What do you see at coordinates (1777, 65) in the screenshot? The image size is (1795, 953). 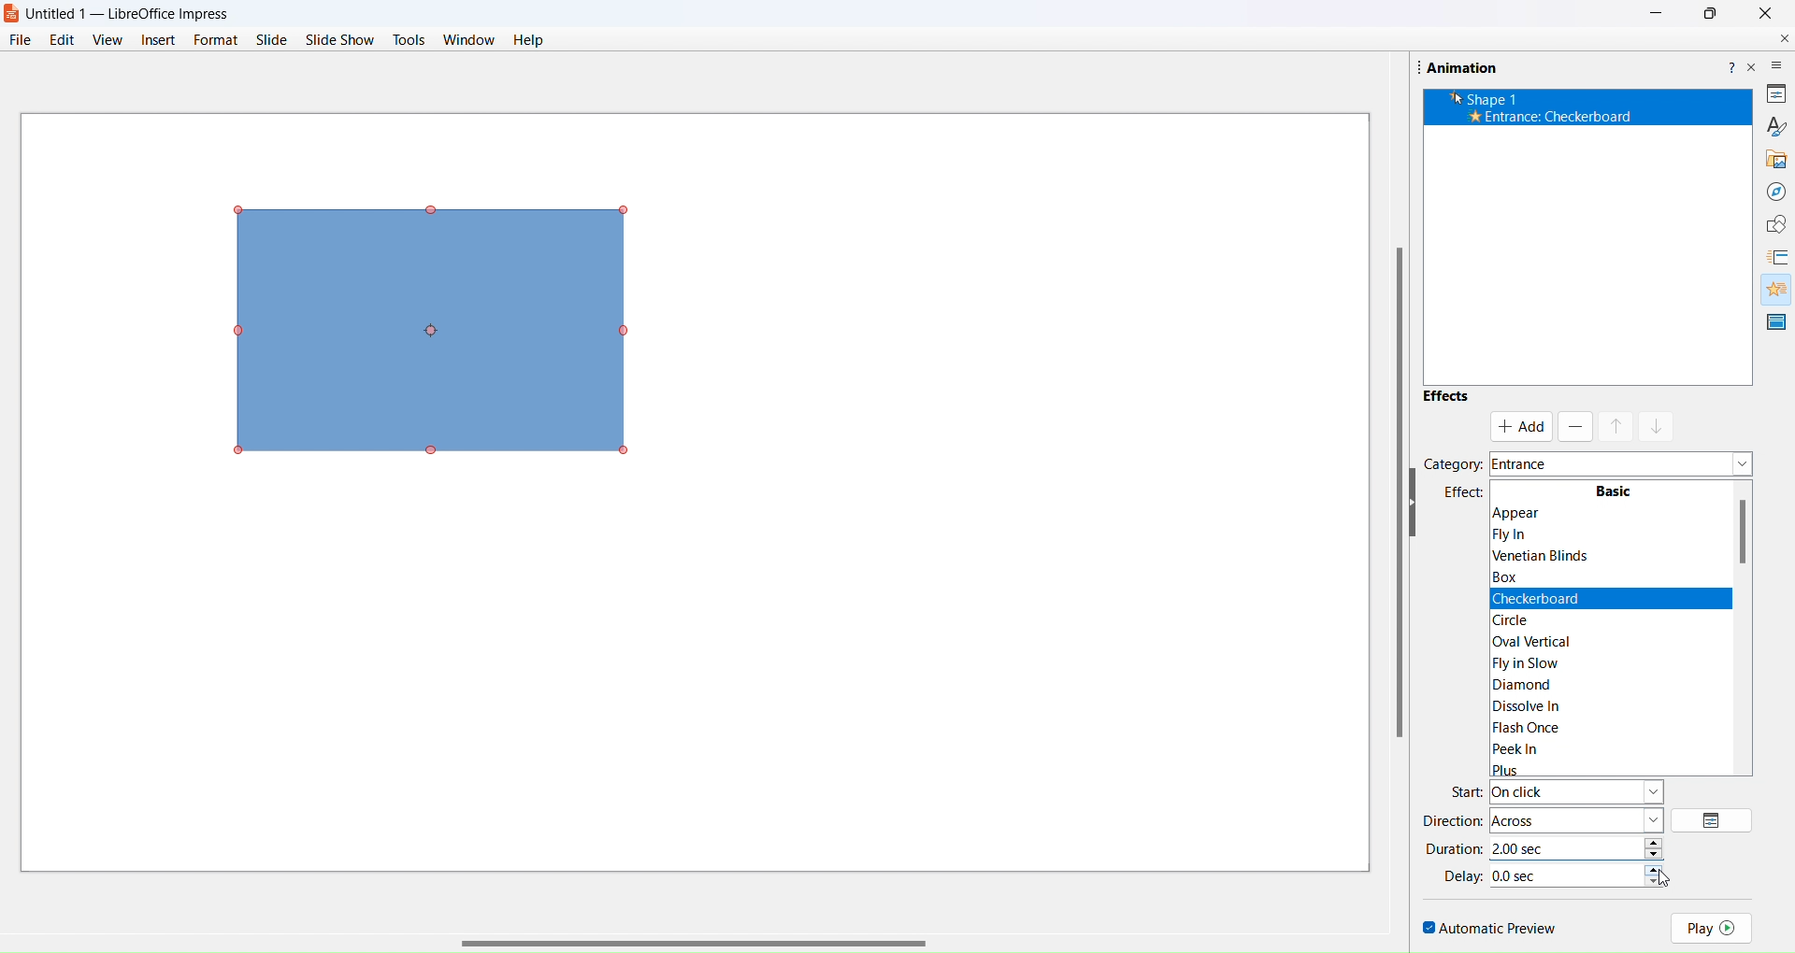 I see `more options` at bounding box center [1777, 65].